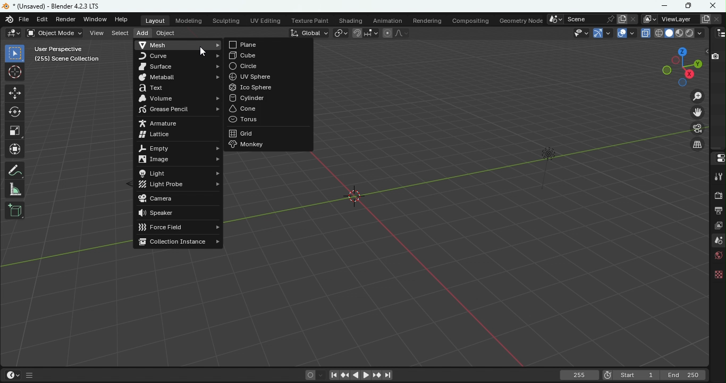 This screenshot has width=726, height=383. Describe the element at coordinates (621, 32) in the screenshot. I see `Show overlays` at that location.